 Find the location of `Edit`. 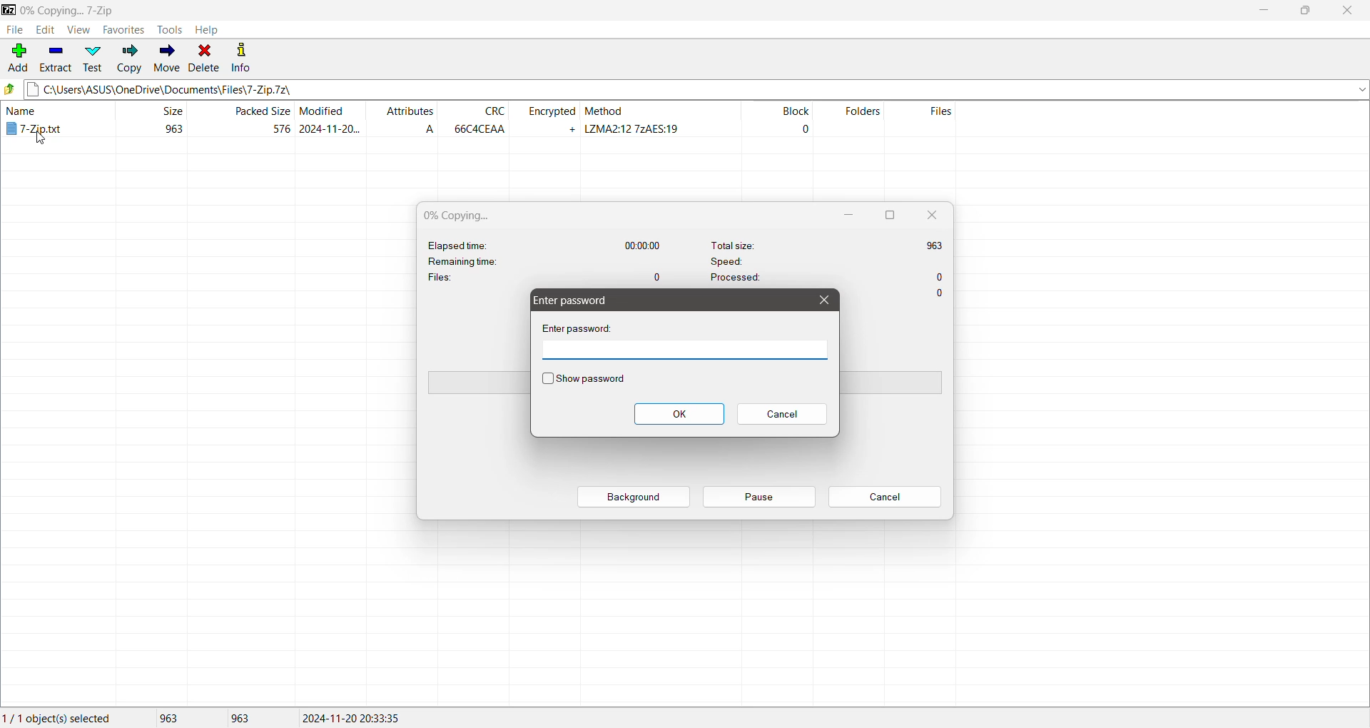

Edit is located at coordinates (44, 30).